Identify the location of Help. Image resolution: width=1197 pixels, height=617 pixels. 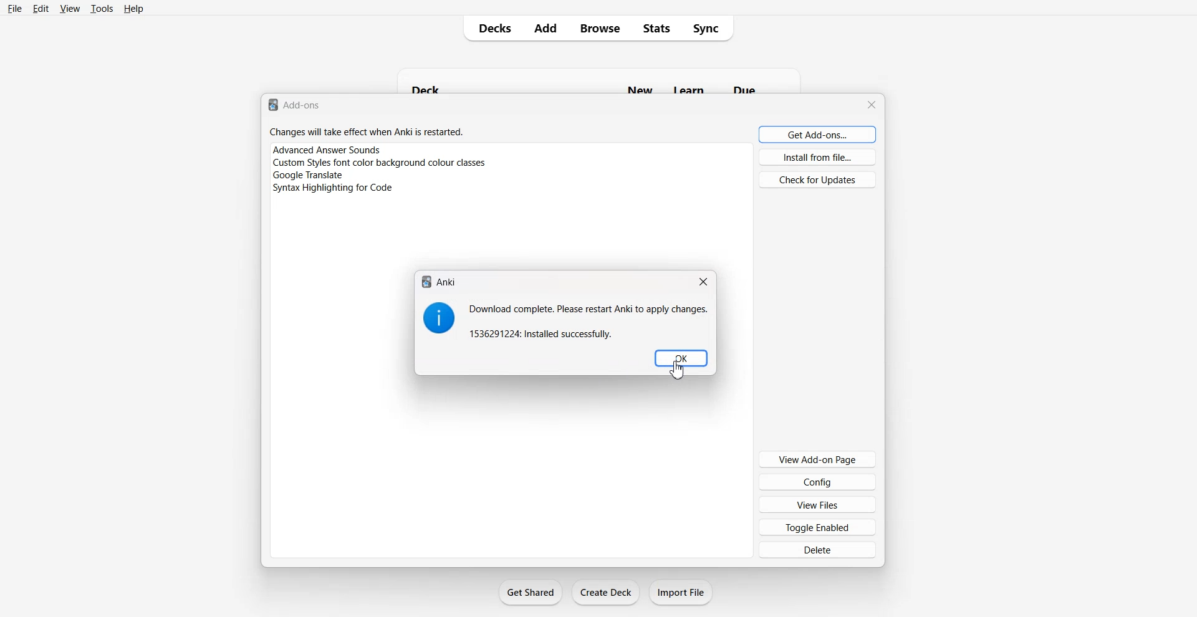
(134, 8).